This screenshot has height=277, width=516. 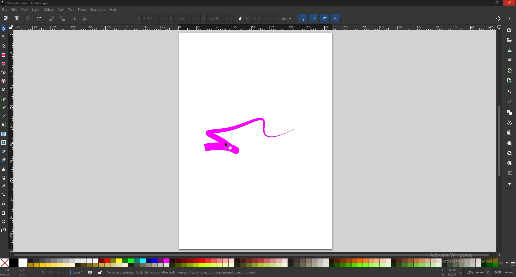 I want to click on rotate 90 degree ccw, so click(x=52, y=19).